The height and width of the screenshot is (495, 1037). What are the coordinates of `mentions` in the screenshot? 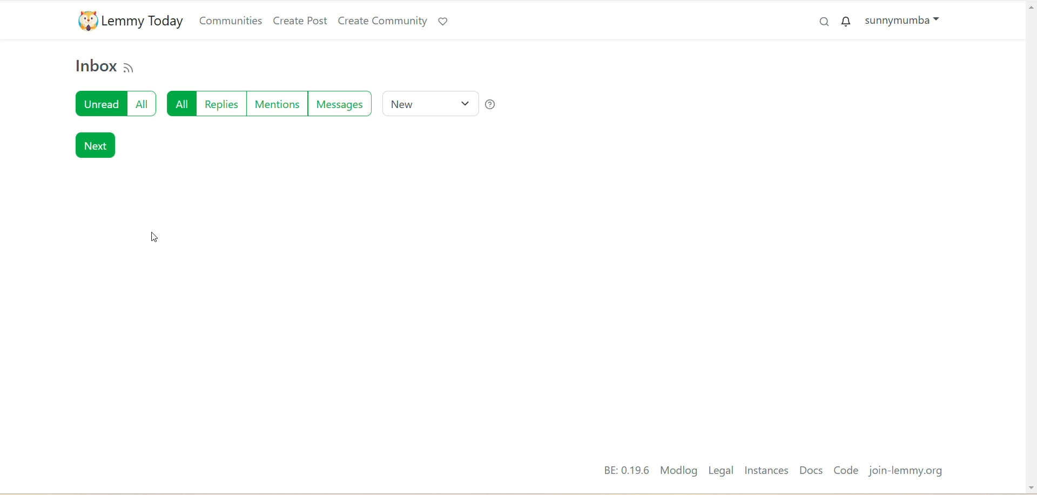 It's located at (275, 108).